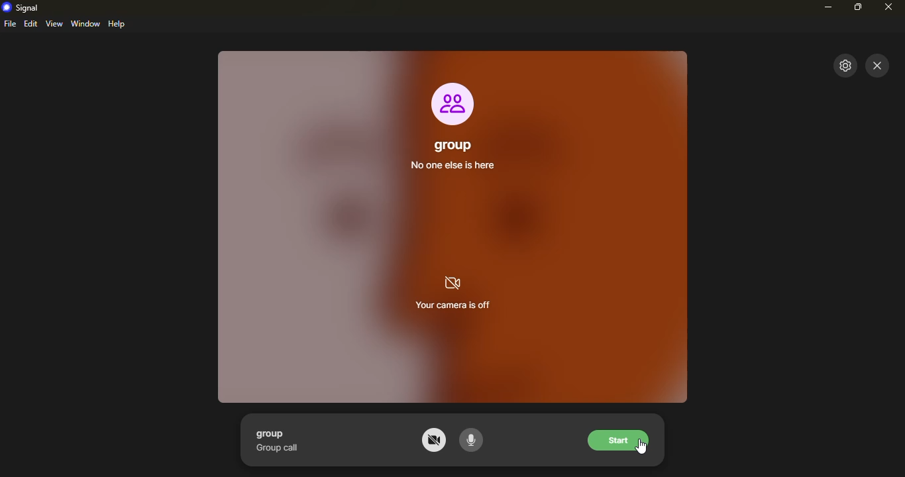 Image resolution: width=905 pixels, height=477 pixels. What do you see at coordinates (449, 141) in the screenshot?
I see `group` at bounding box center [449, 141].